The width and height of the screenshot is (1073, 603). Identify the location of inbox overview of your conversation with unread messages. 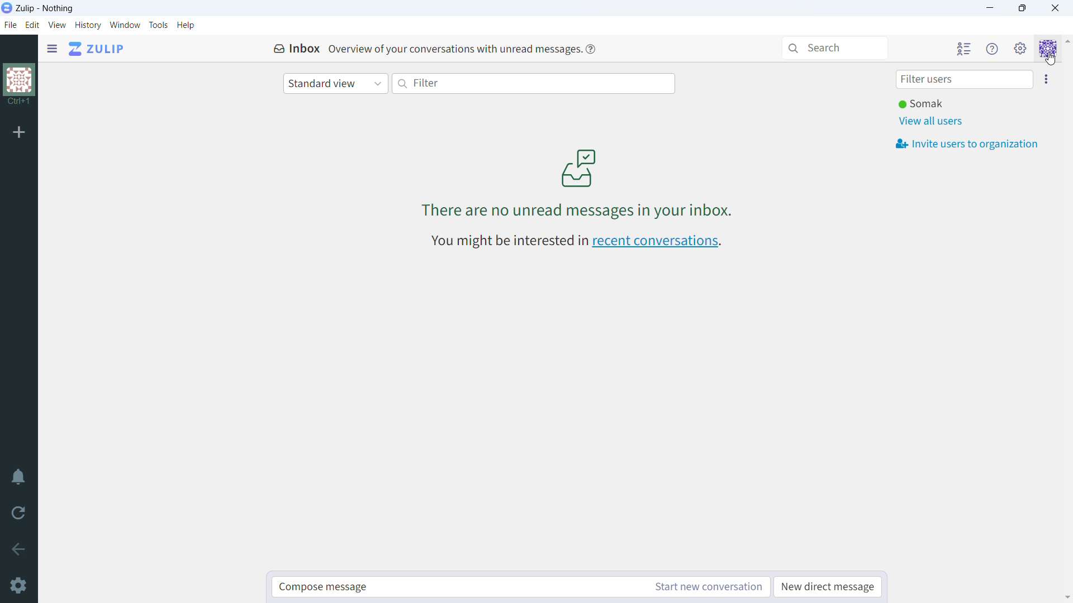
(422, 49).